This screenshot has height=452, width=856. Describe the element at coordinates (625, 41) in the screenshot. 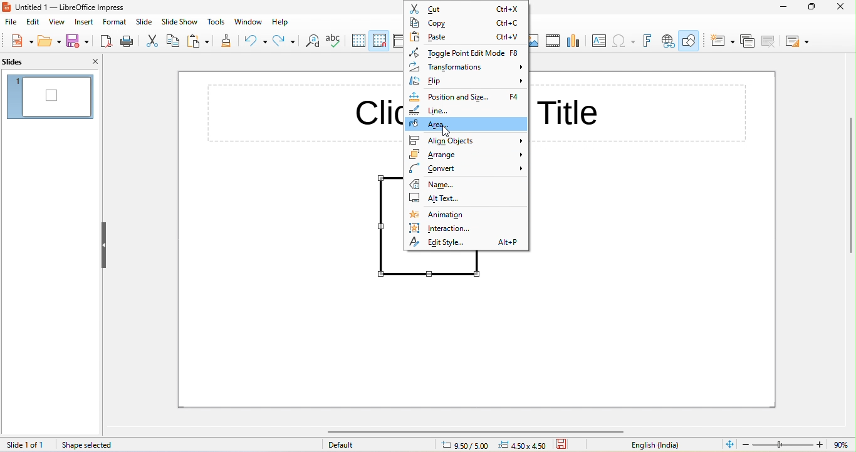

I see `insert special character` at that location.